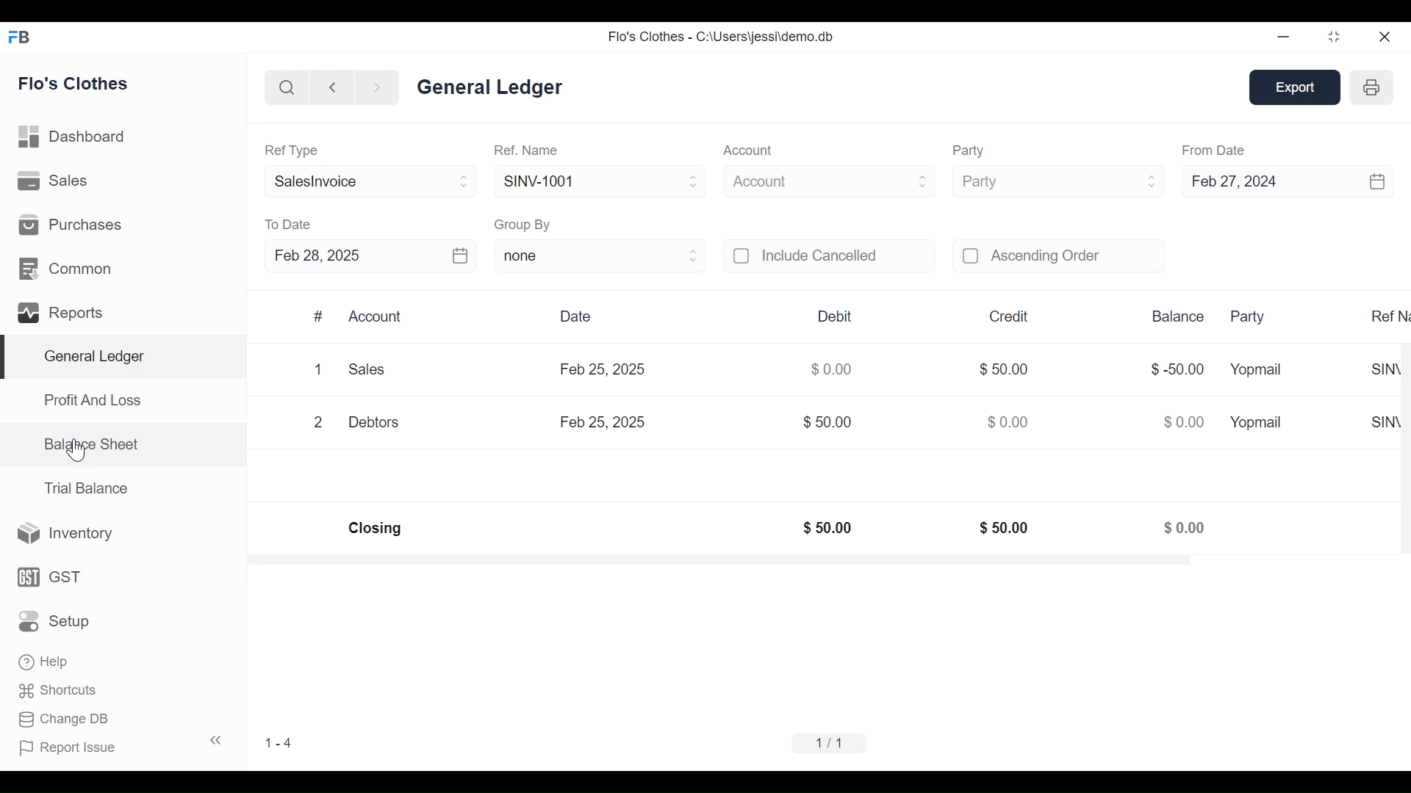 This screenshot has width=1411, height=793. What do you see at coordinates (778, 529) in the screenshot?
I see `Closing $50.00 $50.00 $0.00` at bounding box center [778, 529].